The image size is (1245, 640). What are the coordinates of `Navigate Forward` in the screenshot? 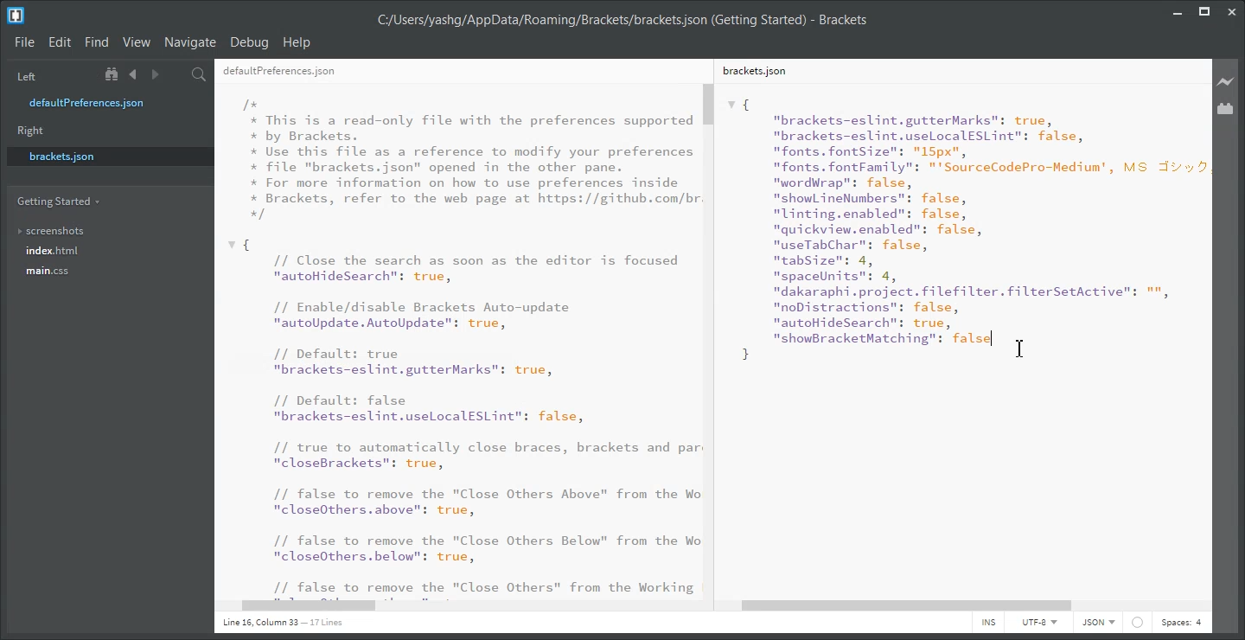 It's located at (155, 74).